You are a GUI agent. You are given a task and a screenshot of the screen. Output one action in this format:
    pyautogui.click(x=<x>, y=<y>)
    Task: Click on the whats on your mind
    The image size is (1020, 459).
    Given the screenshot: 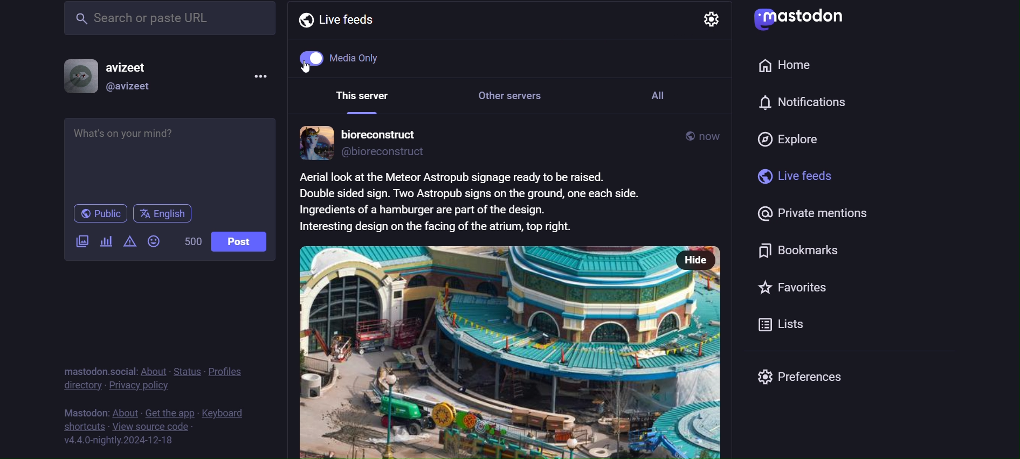 What is the action you would take?
    pyautogui.click(x=171, y=156)
    